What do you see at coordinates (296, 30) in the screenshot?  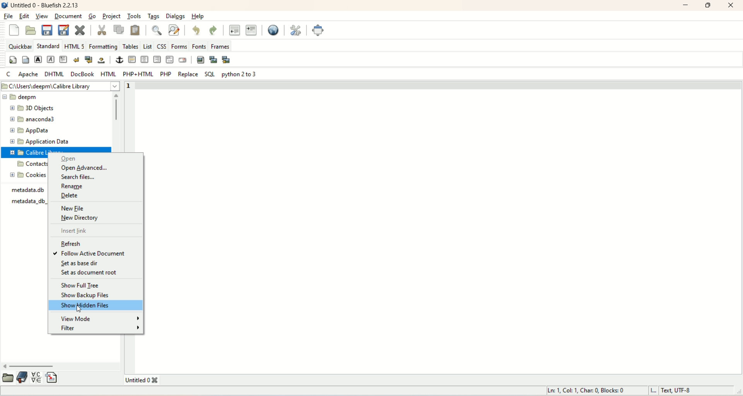 I see `edit preferences` at bounding box center [296, 30].